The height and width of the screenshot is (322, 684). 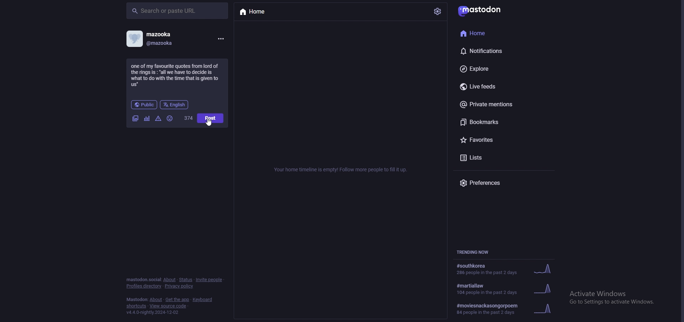 What do you see at coordinates (168, 306) in the screenshot?
I see `view source code` at bounding box center [168, 306].